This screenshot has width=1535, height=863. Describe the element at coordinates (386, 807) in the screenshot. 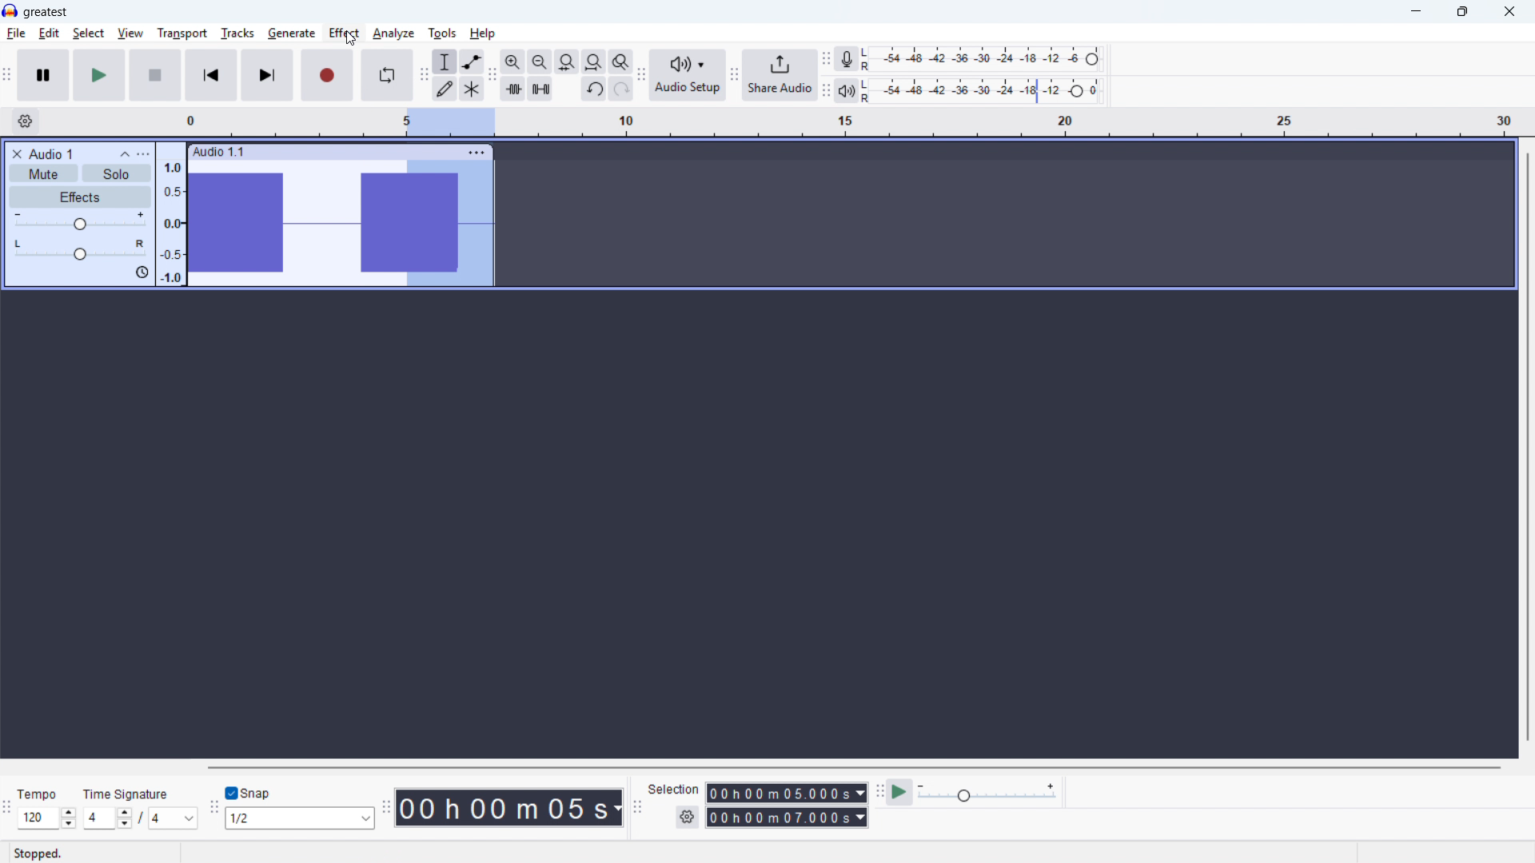

I see `Time toolbar ` at that location.